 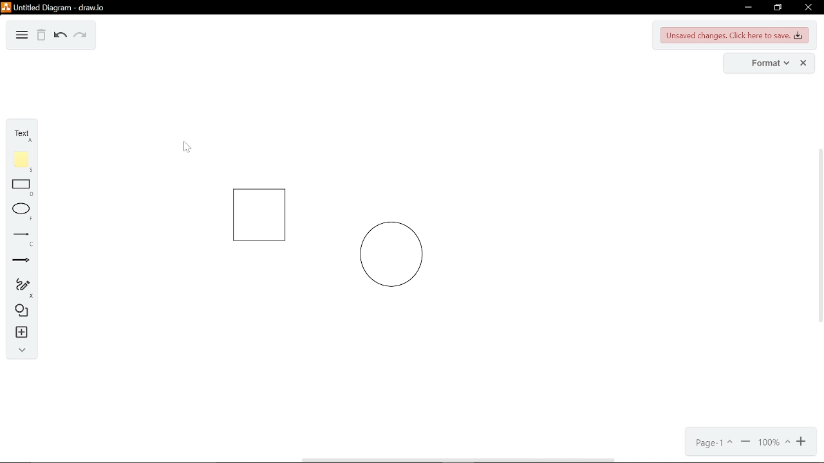 What do you see at coordinates (777, 8) in the screenshot?
I see `restore down` at bounding box center [777, 8].